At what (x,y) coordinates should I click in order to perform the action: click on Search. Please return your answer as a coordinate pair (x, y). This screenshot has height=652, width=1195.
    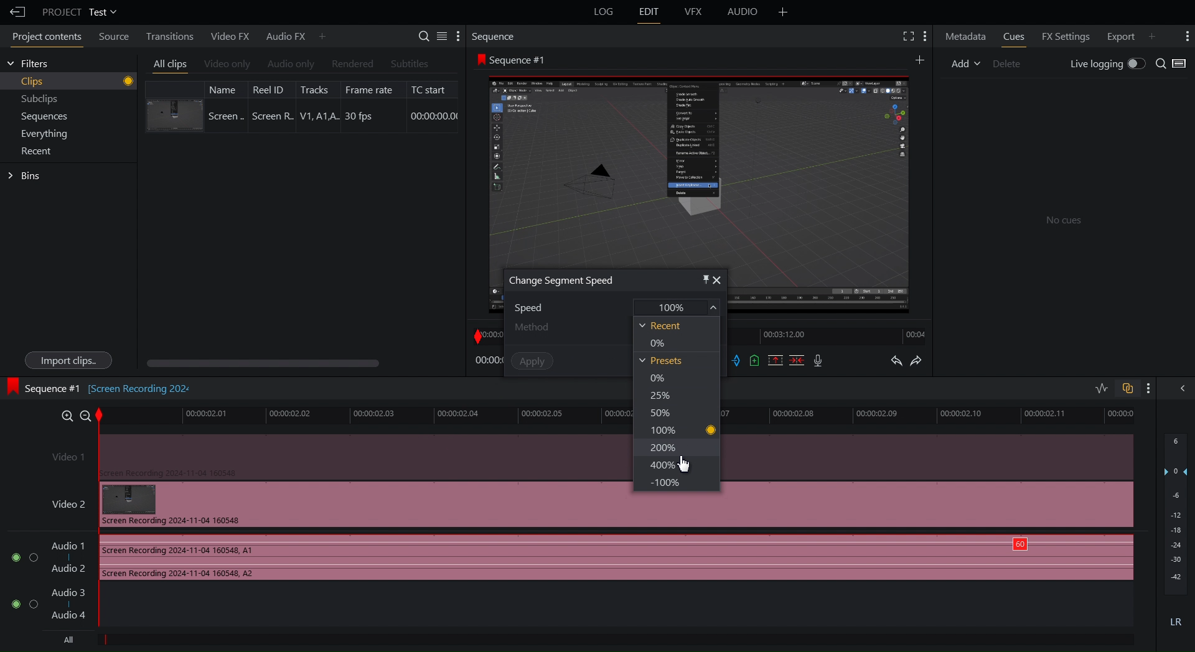
    Looking at the image, I should click on (1172, 64).